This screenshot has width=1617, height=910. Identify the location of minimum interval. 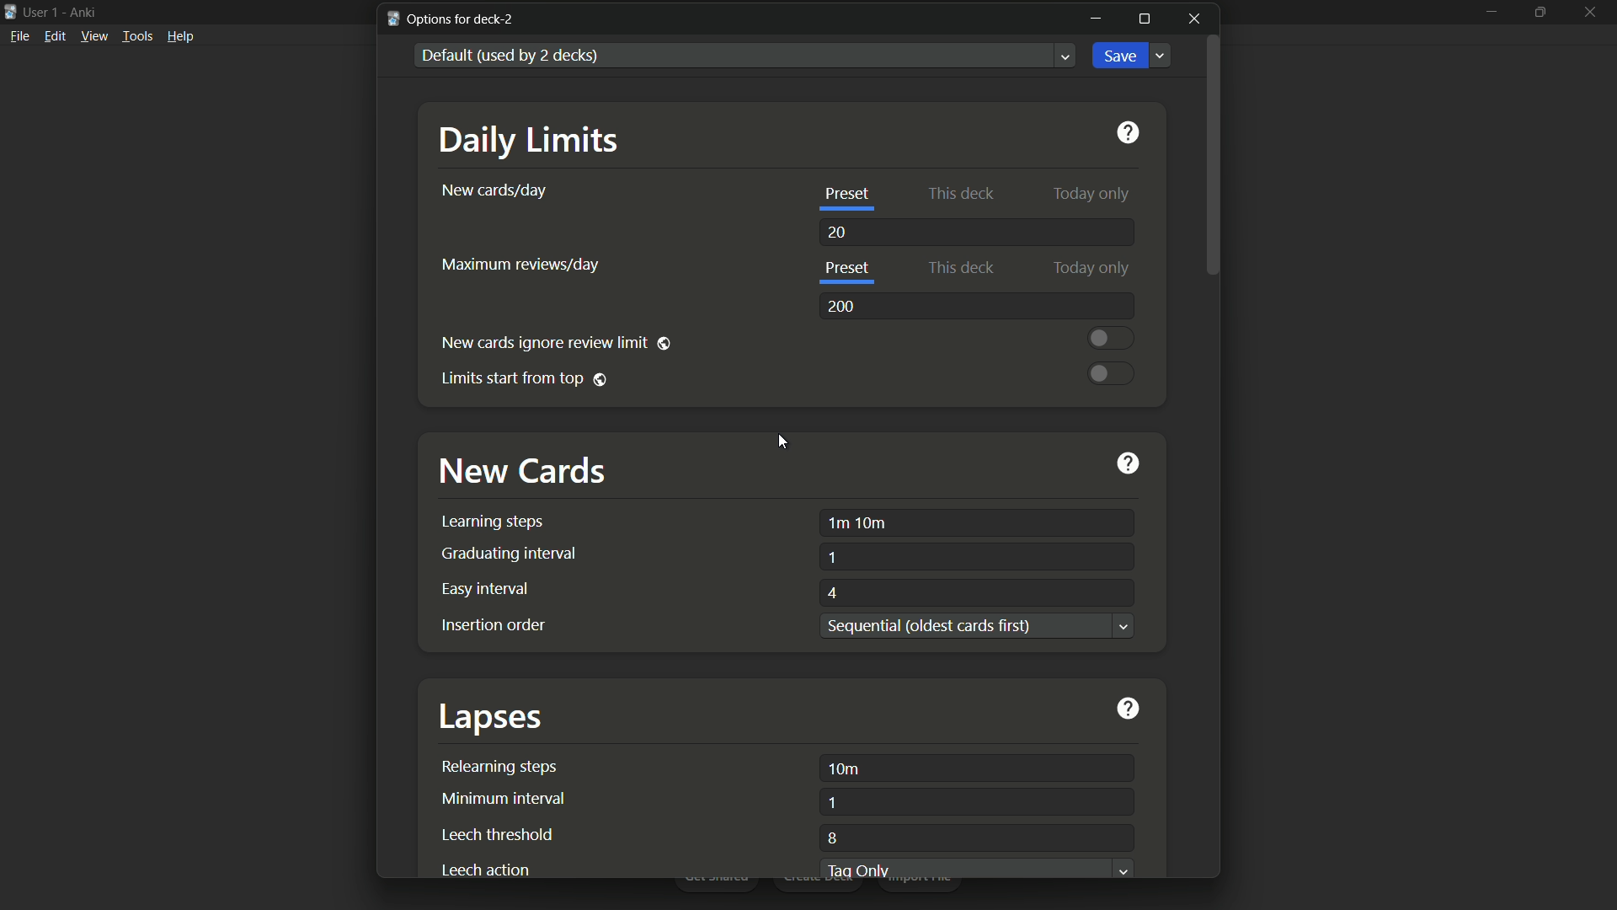
(503, 798).